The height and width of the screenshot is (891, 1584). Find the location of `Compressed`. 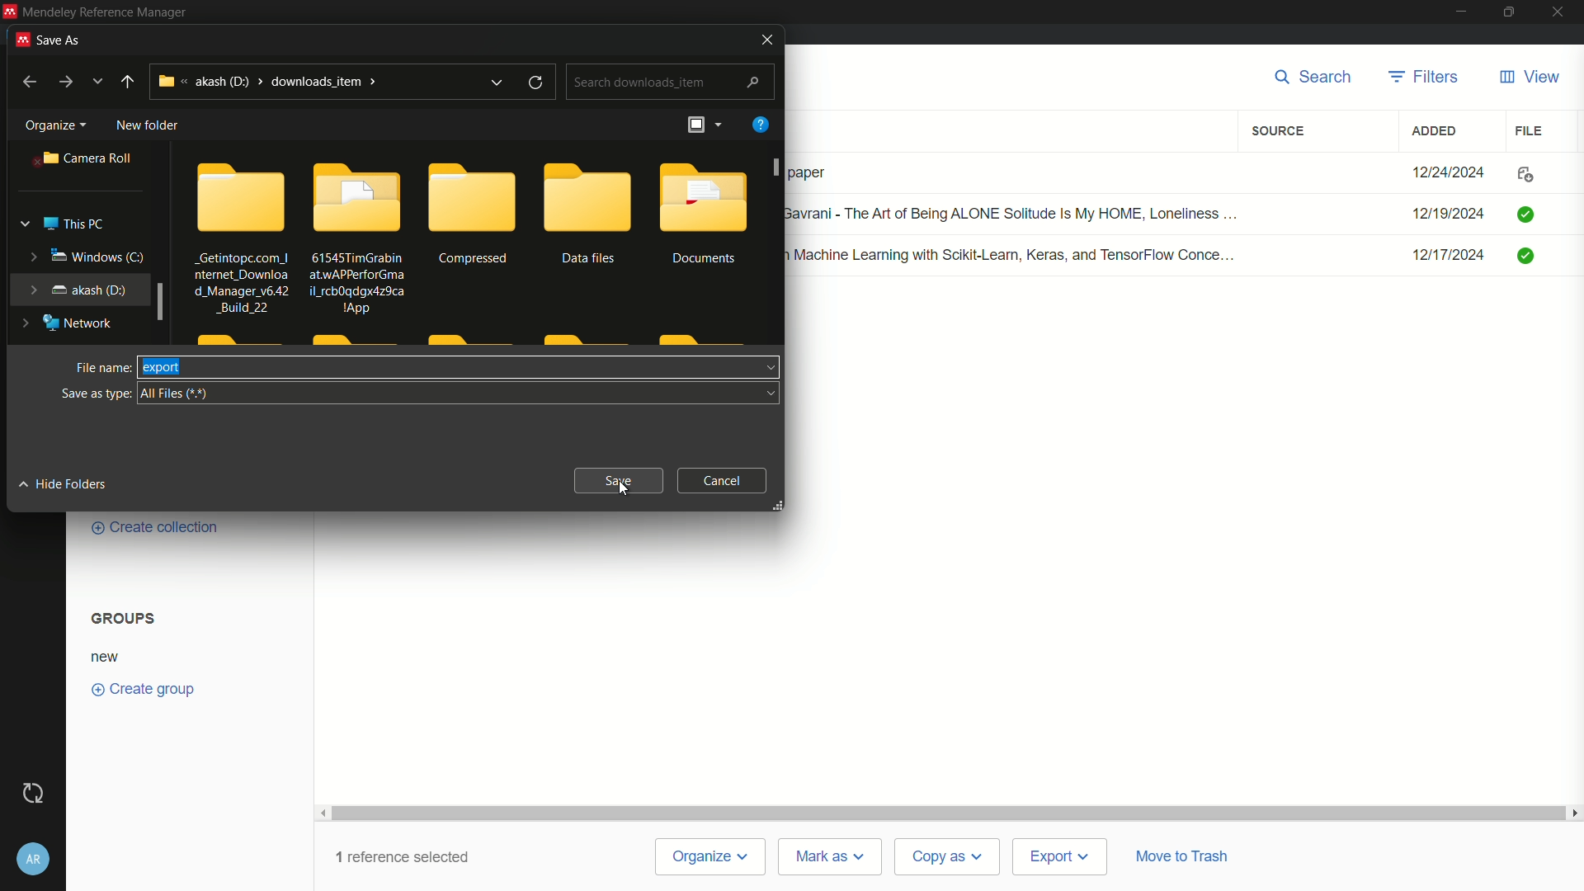

Compressed is located at coordinates (475, 260).